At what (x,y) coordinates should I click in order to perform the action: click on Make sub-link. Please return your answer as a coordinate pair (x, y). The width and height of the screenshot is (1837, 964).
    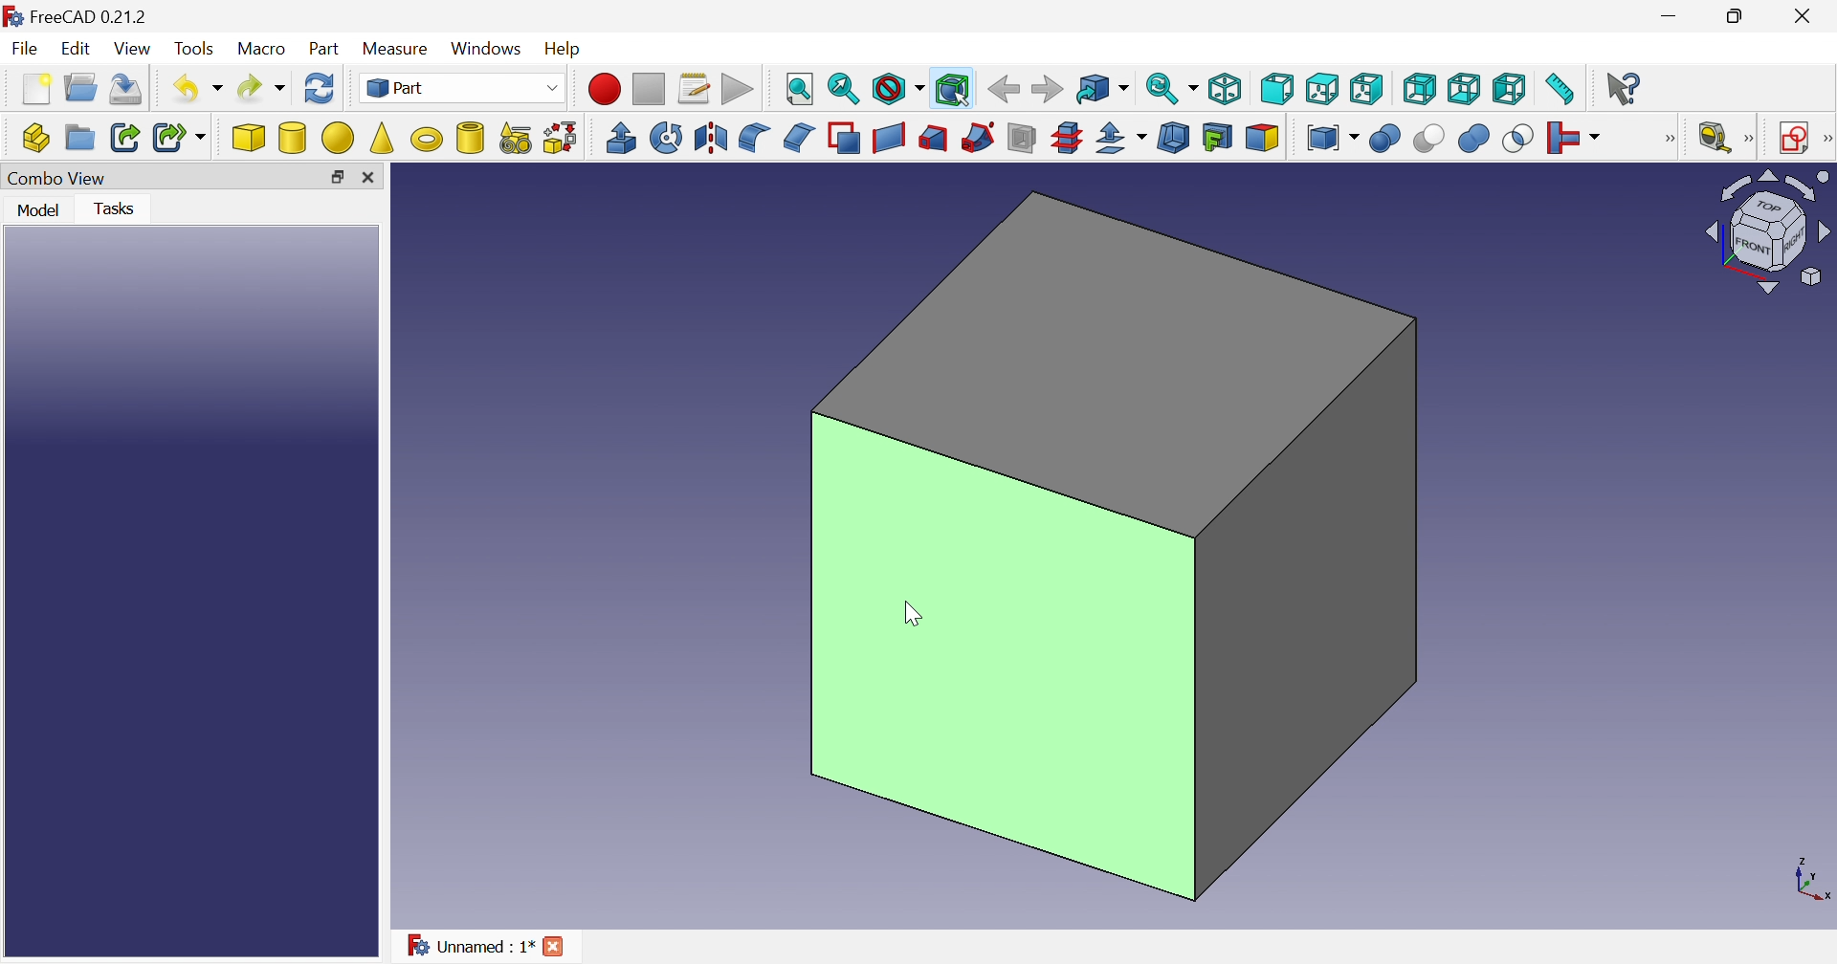
    Looking at the image, I should click on (181, 139).